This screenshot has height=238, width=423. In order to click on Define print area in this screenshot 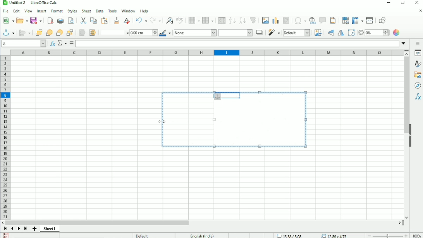, I will do `click(344, 21)`.